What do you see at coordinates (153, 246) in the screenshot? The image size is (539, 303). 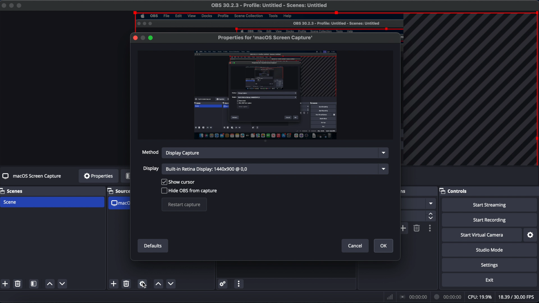 I see `defaults` at bounding box center [153, 246].